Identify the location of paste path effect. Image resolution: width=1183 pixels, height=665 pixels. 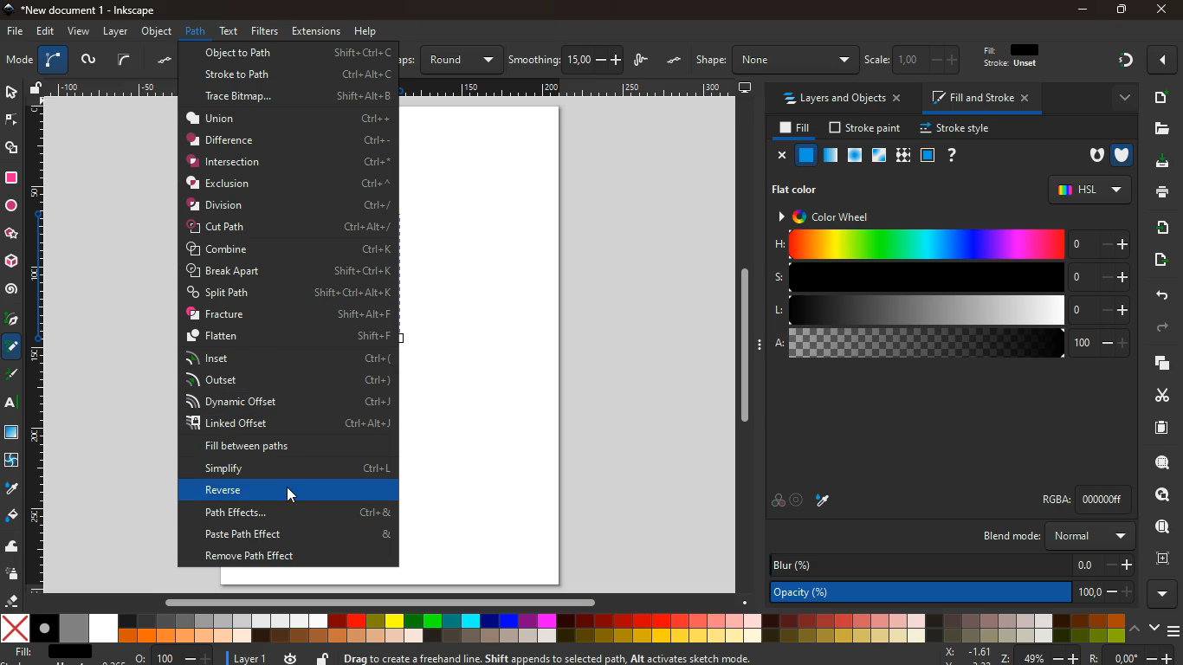
(294, 534).